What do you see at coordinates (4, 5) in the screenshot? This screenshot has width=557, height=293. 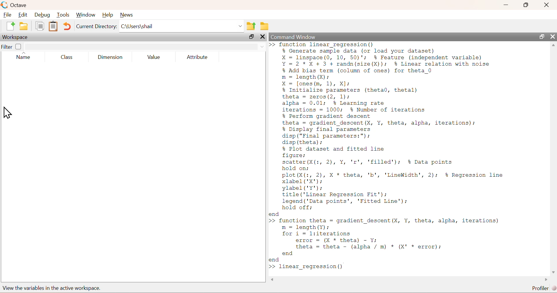 I see `logo` at bounding box center [4, 5].